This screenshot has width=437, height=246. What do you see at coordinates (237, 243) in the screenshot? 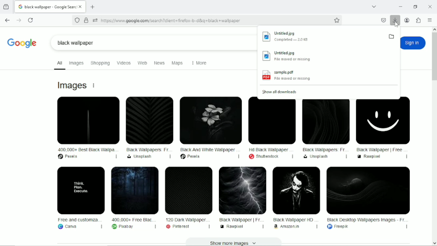
I see `Show more images` at bounding box center [237, 243].